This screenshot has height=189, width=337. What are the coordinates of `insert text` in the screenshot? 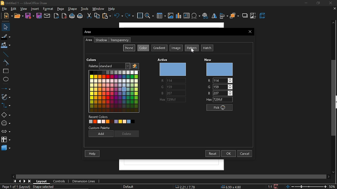 It's located at (186, 16).